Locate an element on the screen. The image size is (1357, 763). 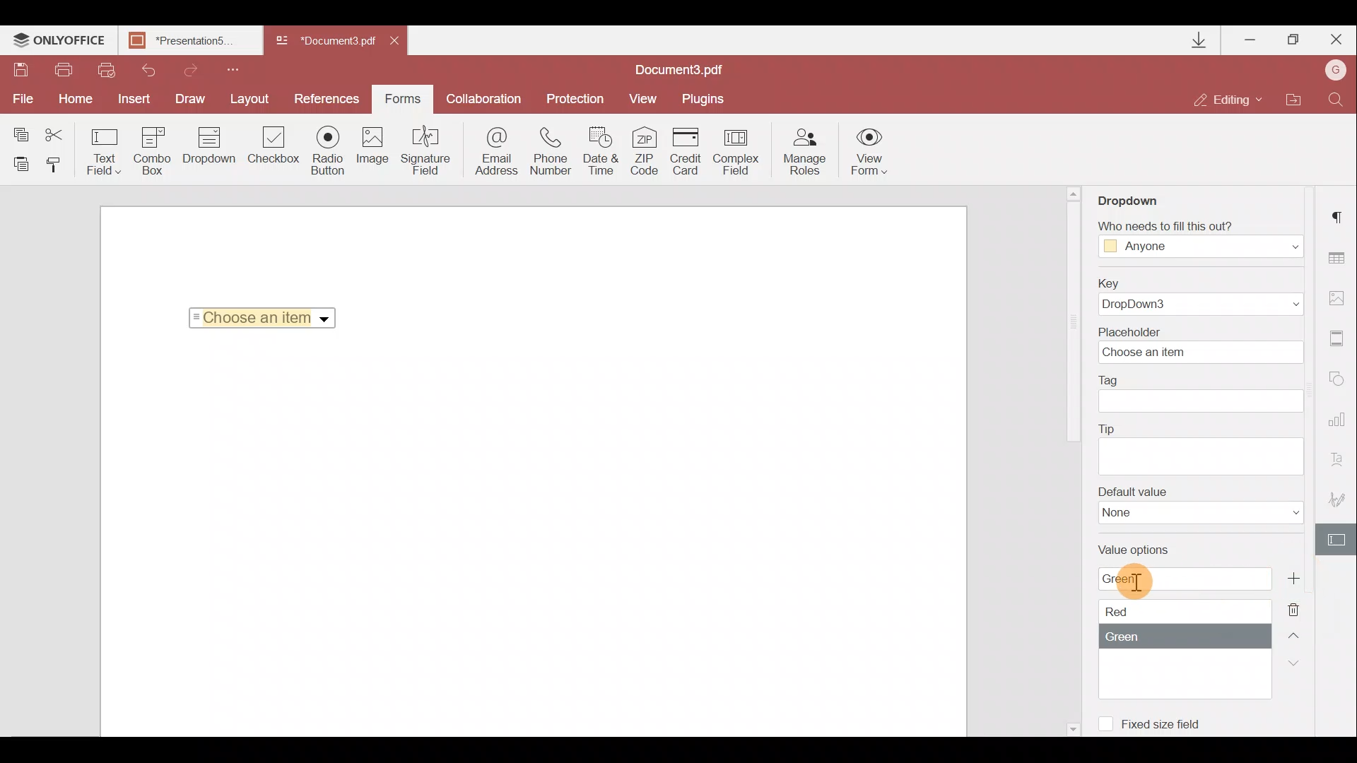
ZIP code is located at coordinates (647, 150).